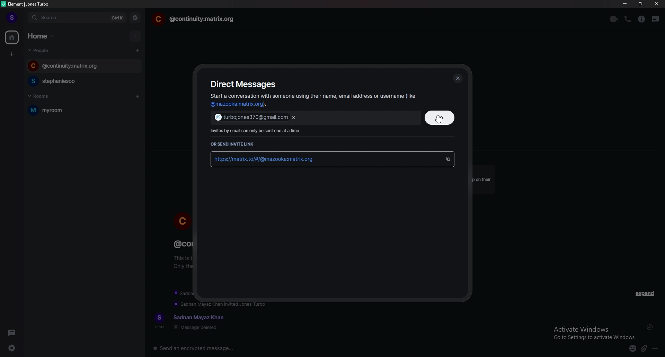 Image resolution: width=665 pixels, height=357 pixels. Describe the element at coordinates (656, 349) in the screenshot. I see `more options` at that location.